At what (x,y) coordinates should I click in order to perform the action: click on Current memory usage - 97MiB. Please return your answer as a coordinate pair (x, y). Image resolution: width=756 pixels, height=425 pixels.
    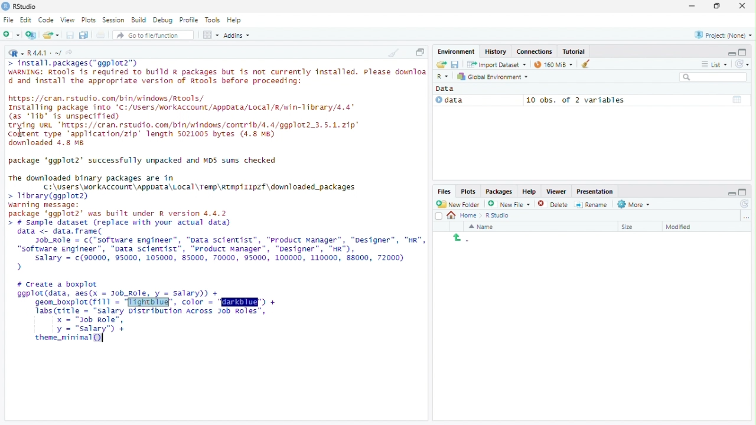
    Looking at the image, I should click on (550, 64).